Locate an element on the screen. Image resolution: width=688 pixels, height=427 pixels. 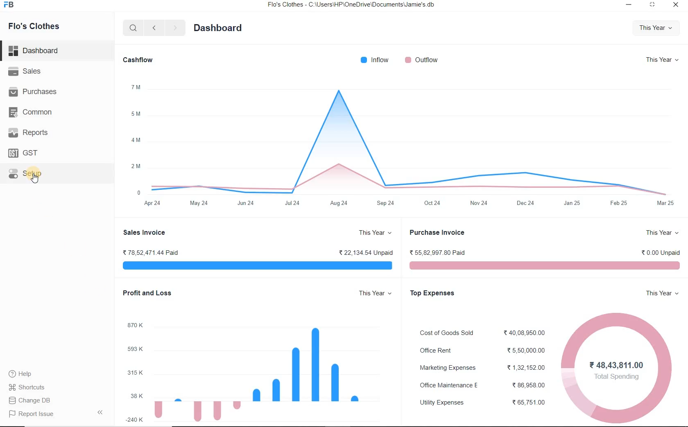
graph is located at coordinates (256, 373).